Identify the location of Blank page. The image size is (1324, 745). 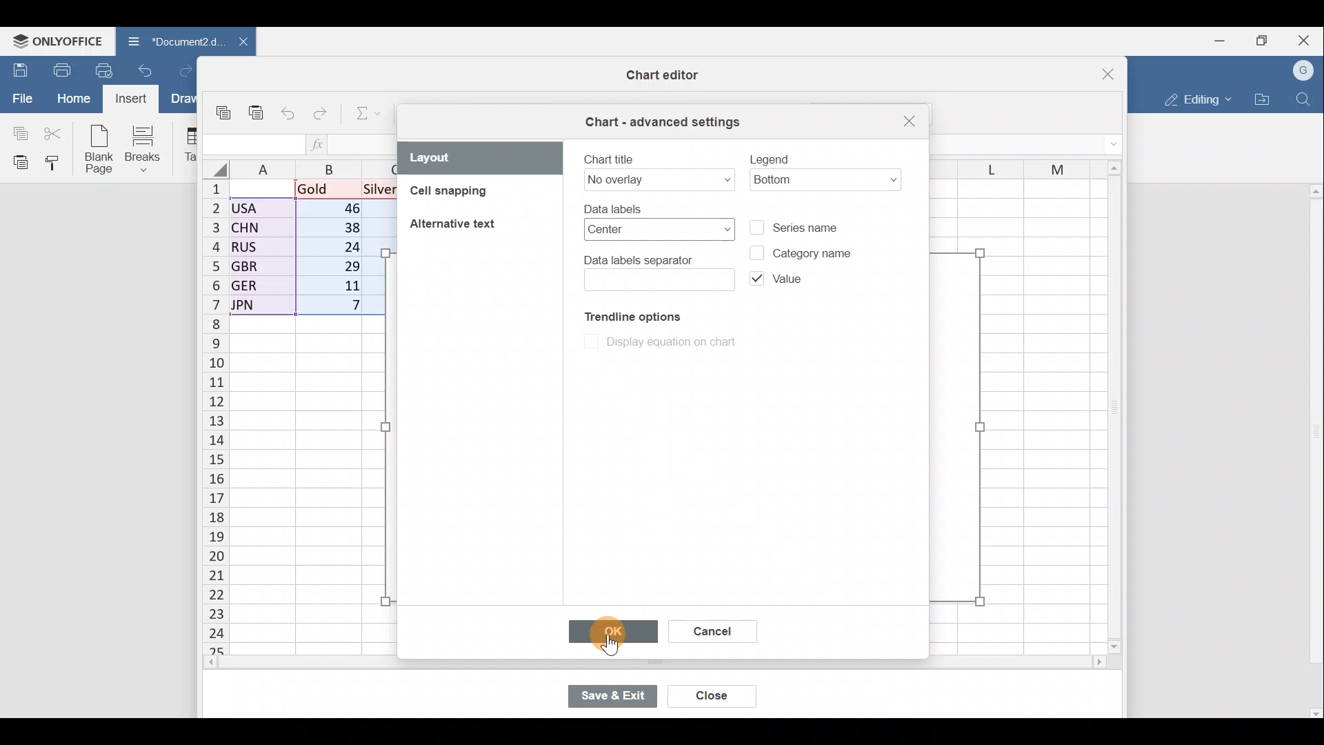
(96, 148).